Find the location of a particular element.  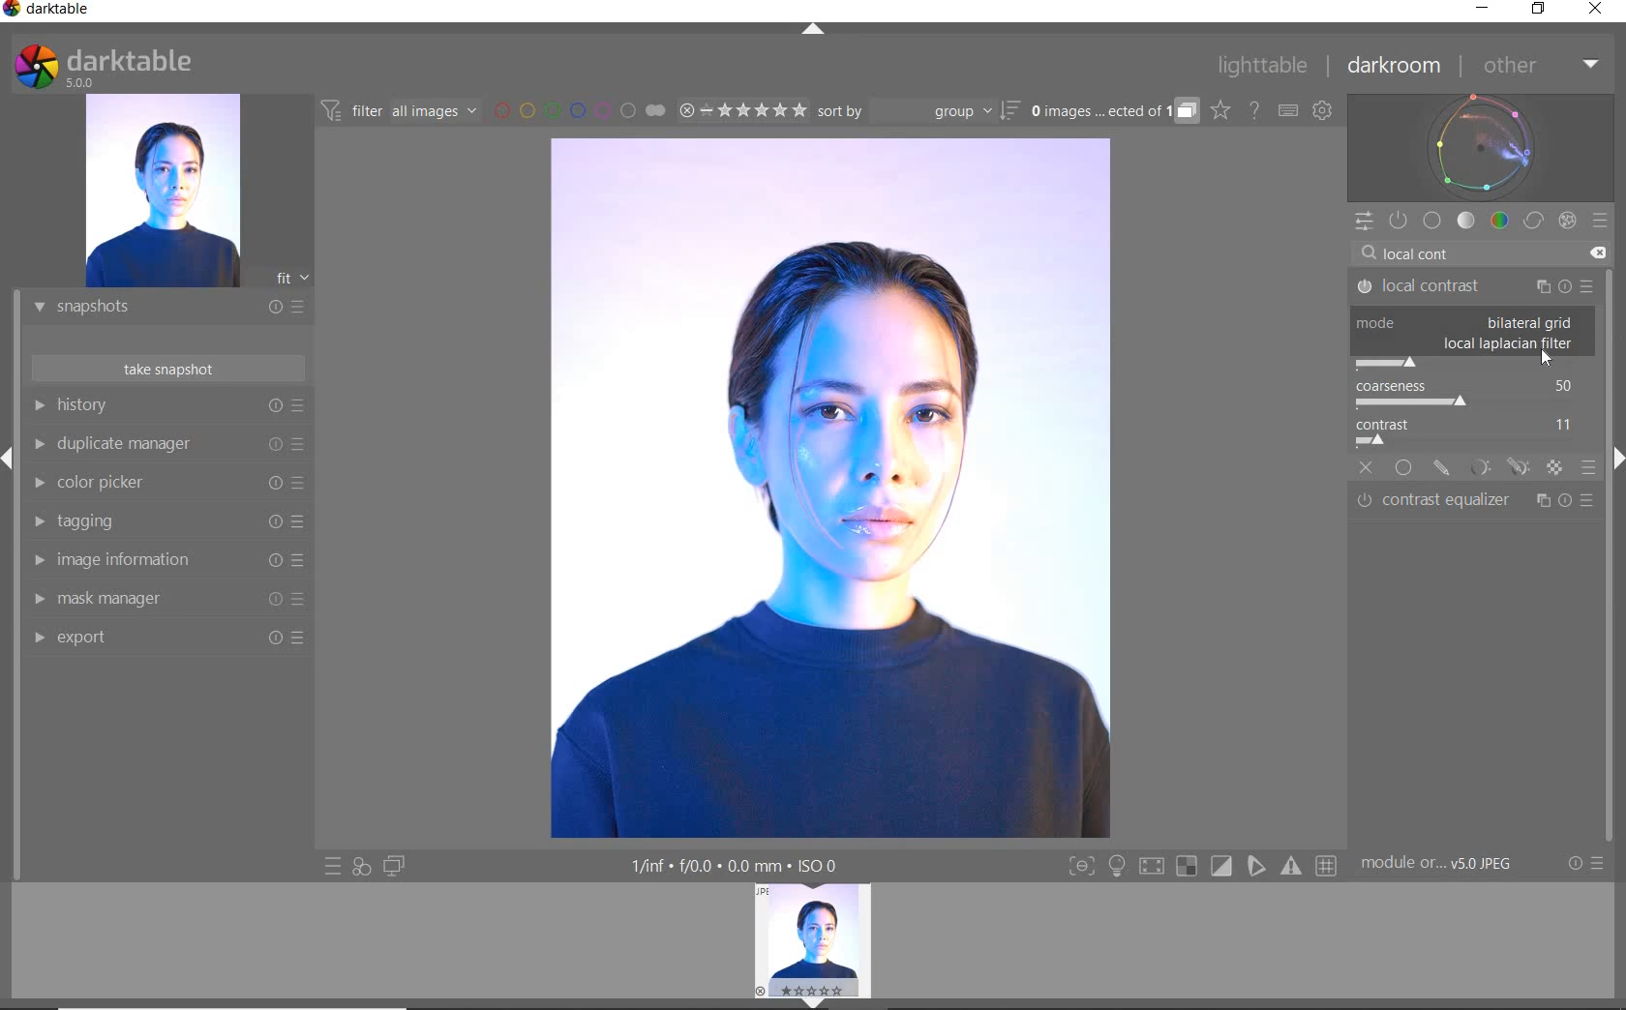

LOCAL CONTRAST is located at coordinates (1475, 287).